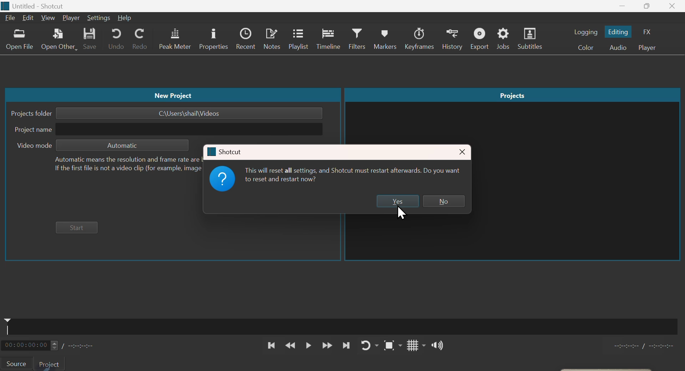 The height and width of the screenshot is (371, 685). What do you see at coordinates (651, 47) in the screenshot?
I see `Player` at bounding box center [651, 47].